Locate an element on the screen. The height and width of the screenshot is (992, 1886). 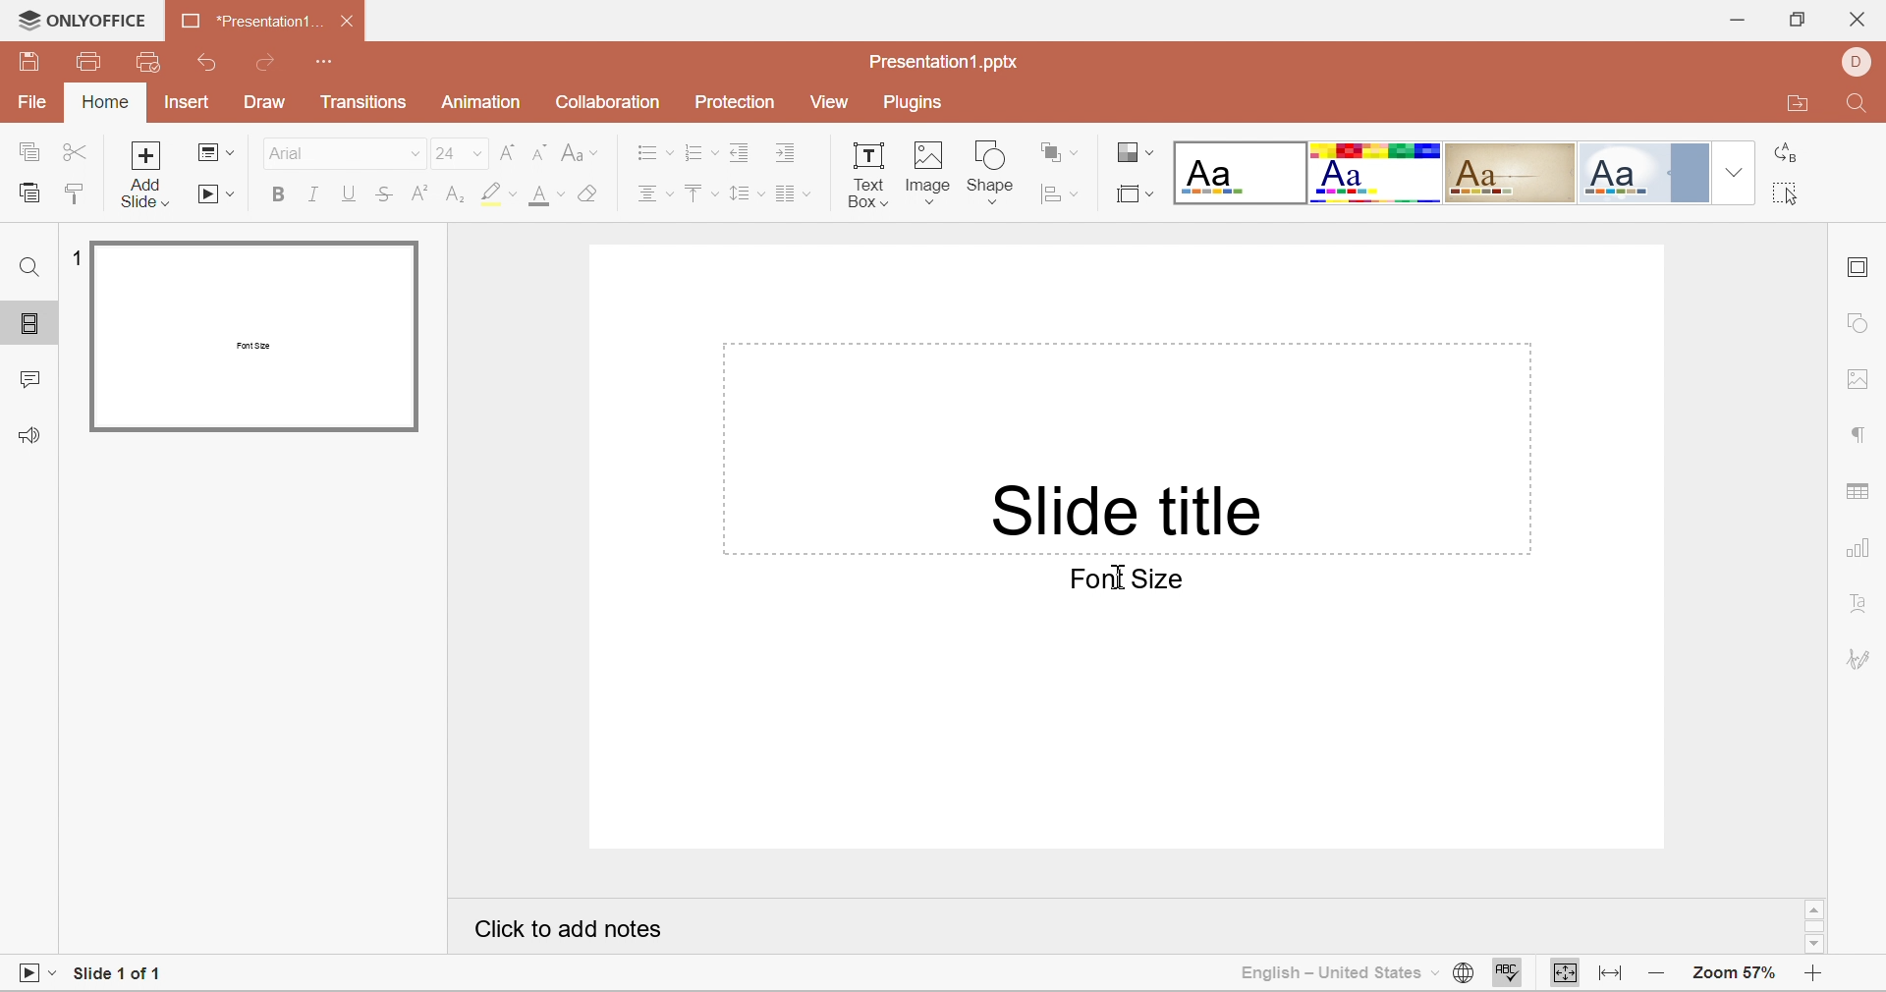
Restore Down is located at coordinates (1797, 22).